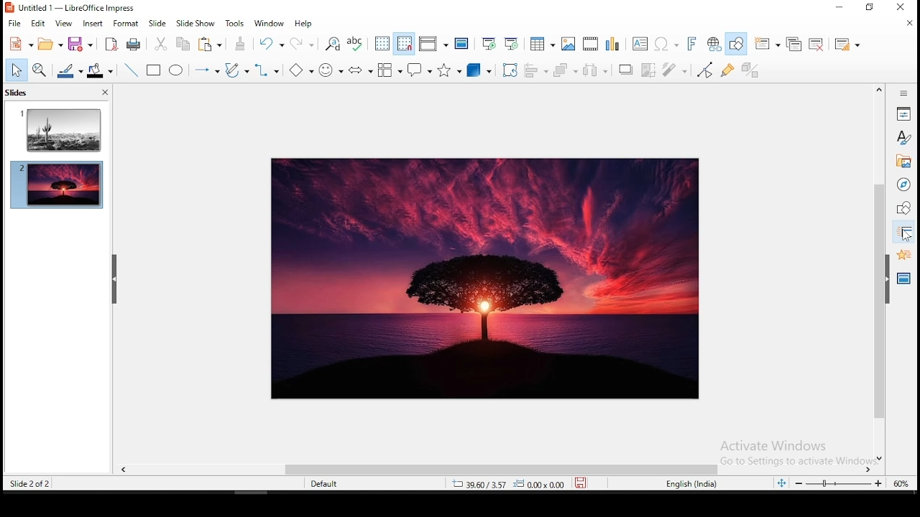  What do you see at coordinates (478, 70) in the screenshot?
I see `3D objects` at bounding box center [478, 70].